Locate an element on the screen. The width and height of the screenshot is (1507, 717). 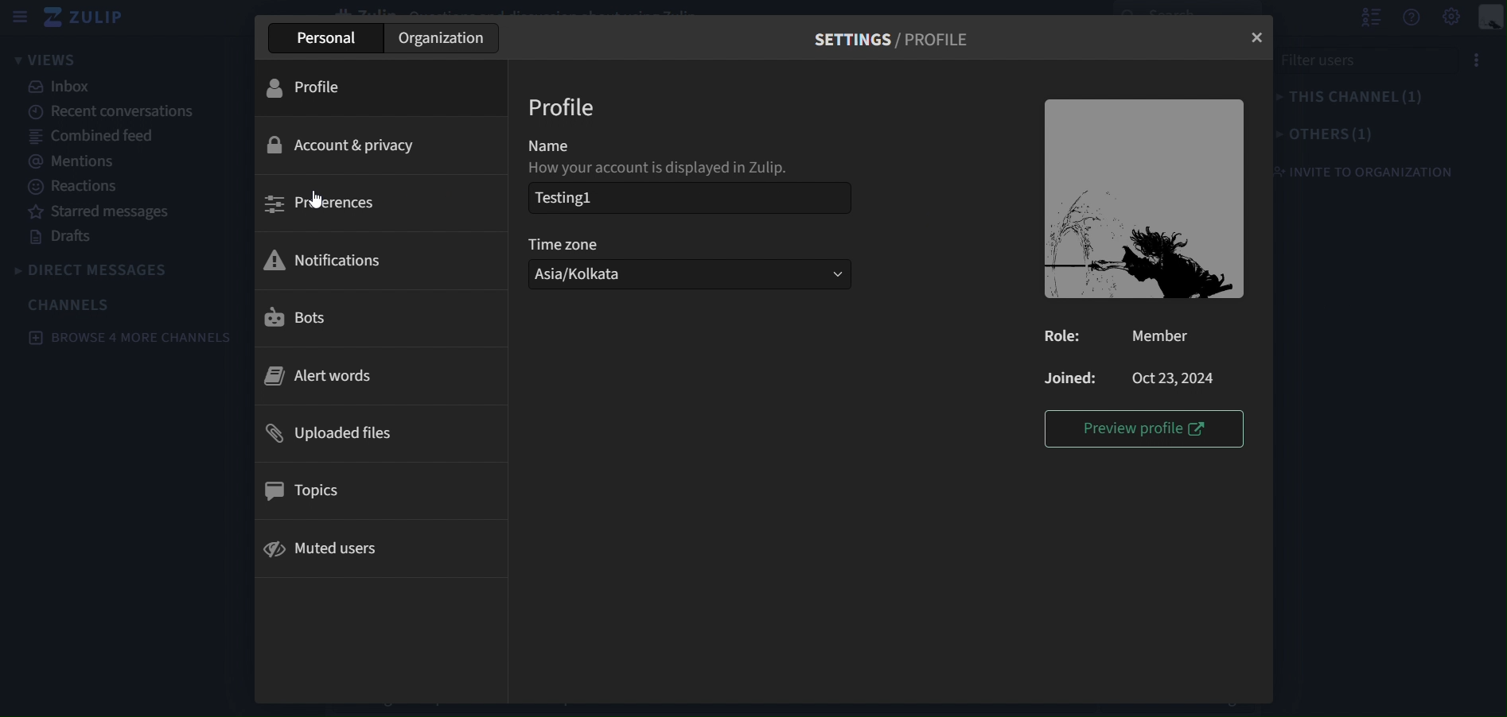
inbox is located at coordinates (66, 87).